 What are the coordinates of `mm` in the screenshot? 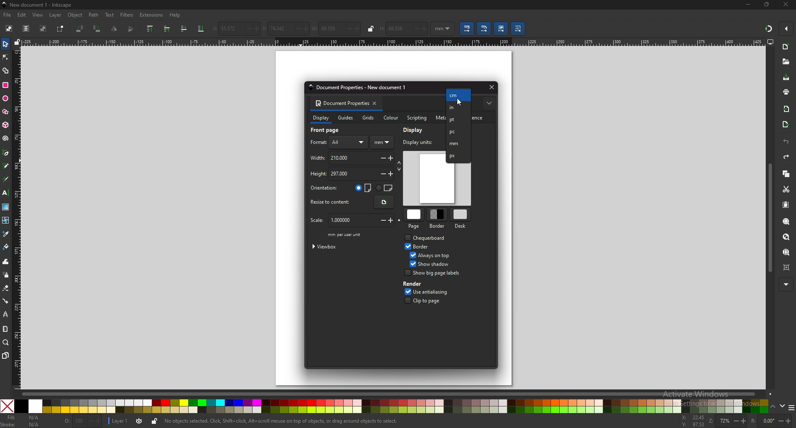 It's located at (457, 144).